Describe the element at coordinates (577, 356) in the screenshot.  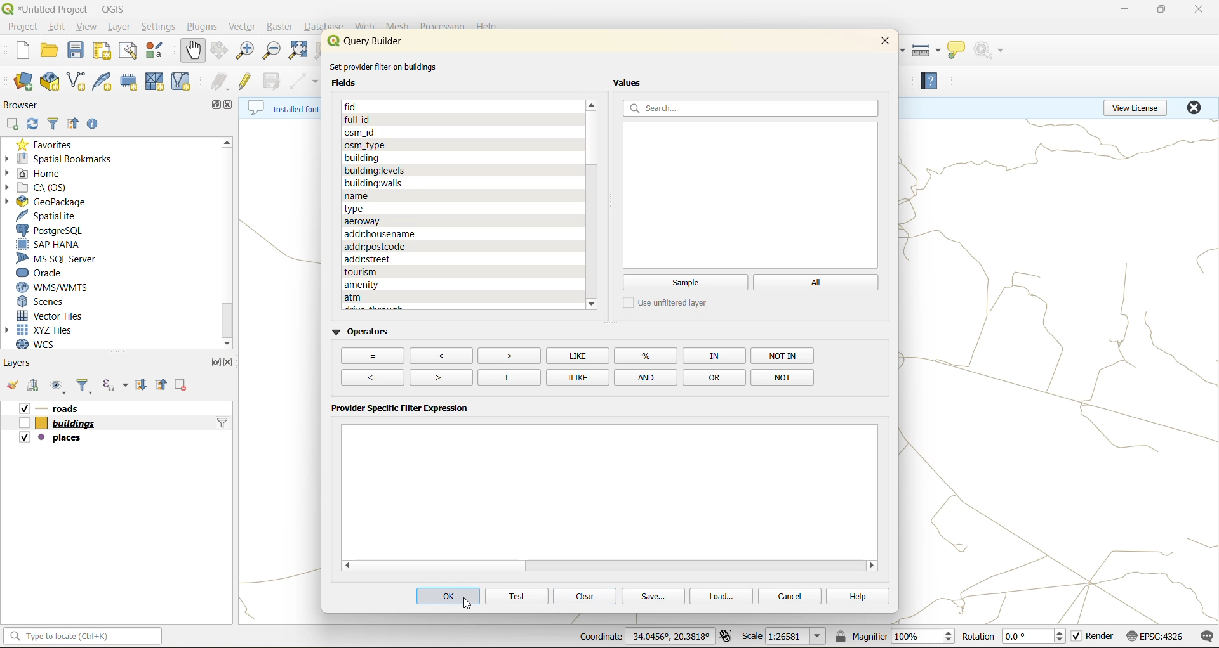
I see `opertators` at that location.